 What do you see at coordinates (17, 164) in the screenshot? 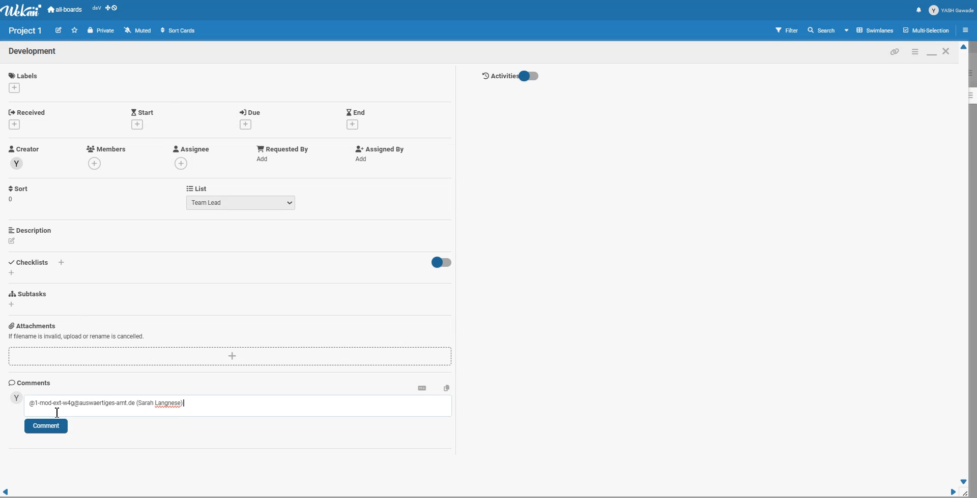
I see `avatar` at bounding box center [17, 164].